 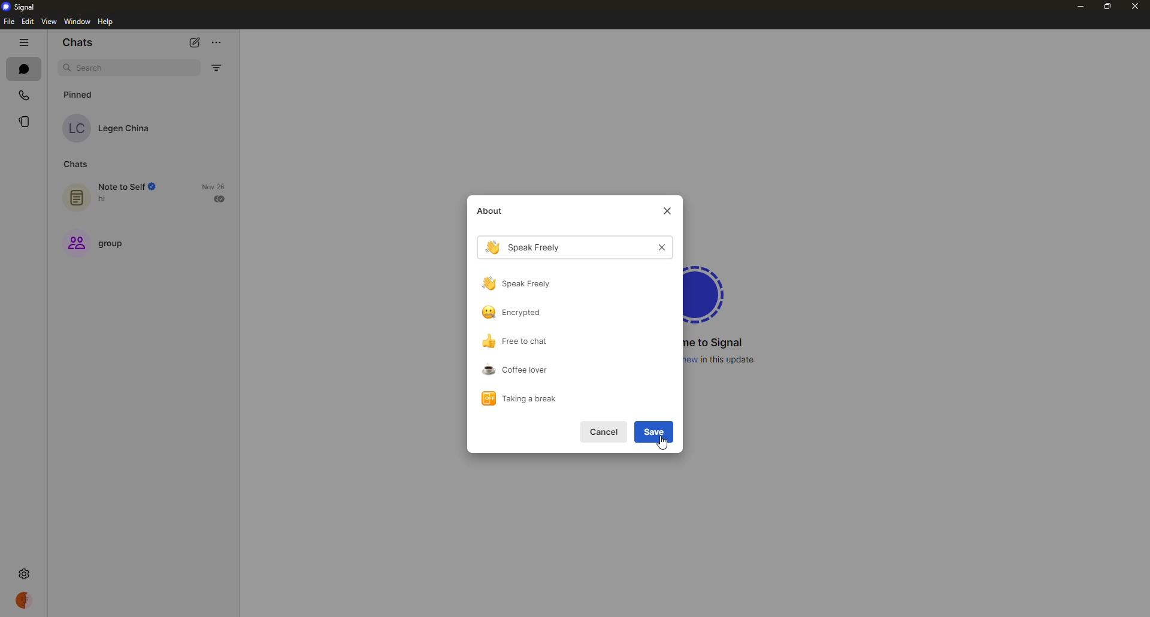 What do you see at coordinates (79, 43) in the screenshot?
I see `chats` at bounding box center [79, 43].